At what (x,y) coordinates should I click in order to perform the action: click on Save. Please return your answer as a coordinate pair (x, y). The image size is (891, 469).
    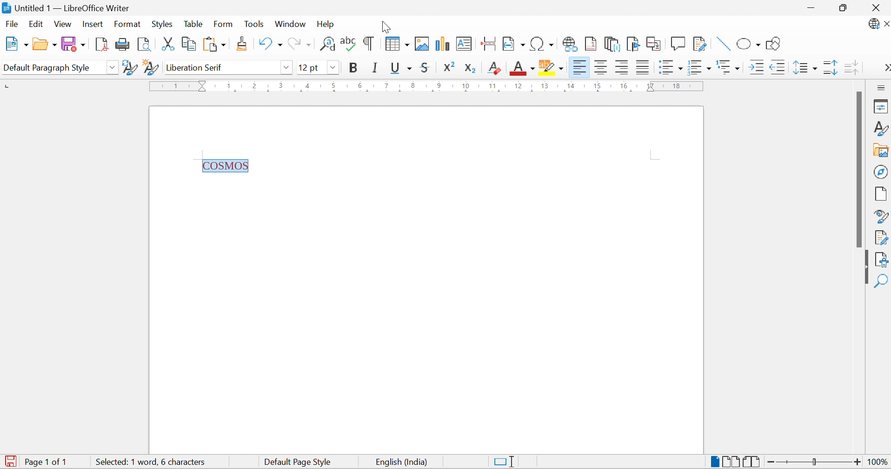
    Looking at the image, I should click on (73, 44).